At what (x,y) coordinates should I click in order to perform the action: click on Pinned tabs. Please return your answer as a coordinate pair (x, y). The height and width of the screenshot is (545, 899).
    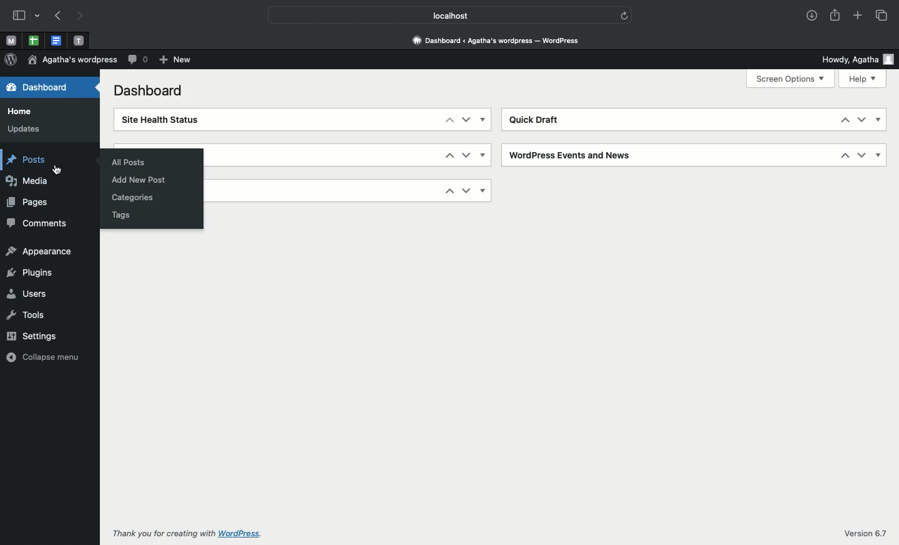
    Looking at the image, I should click on (12, 41).